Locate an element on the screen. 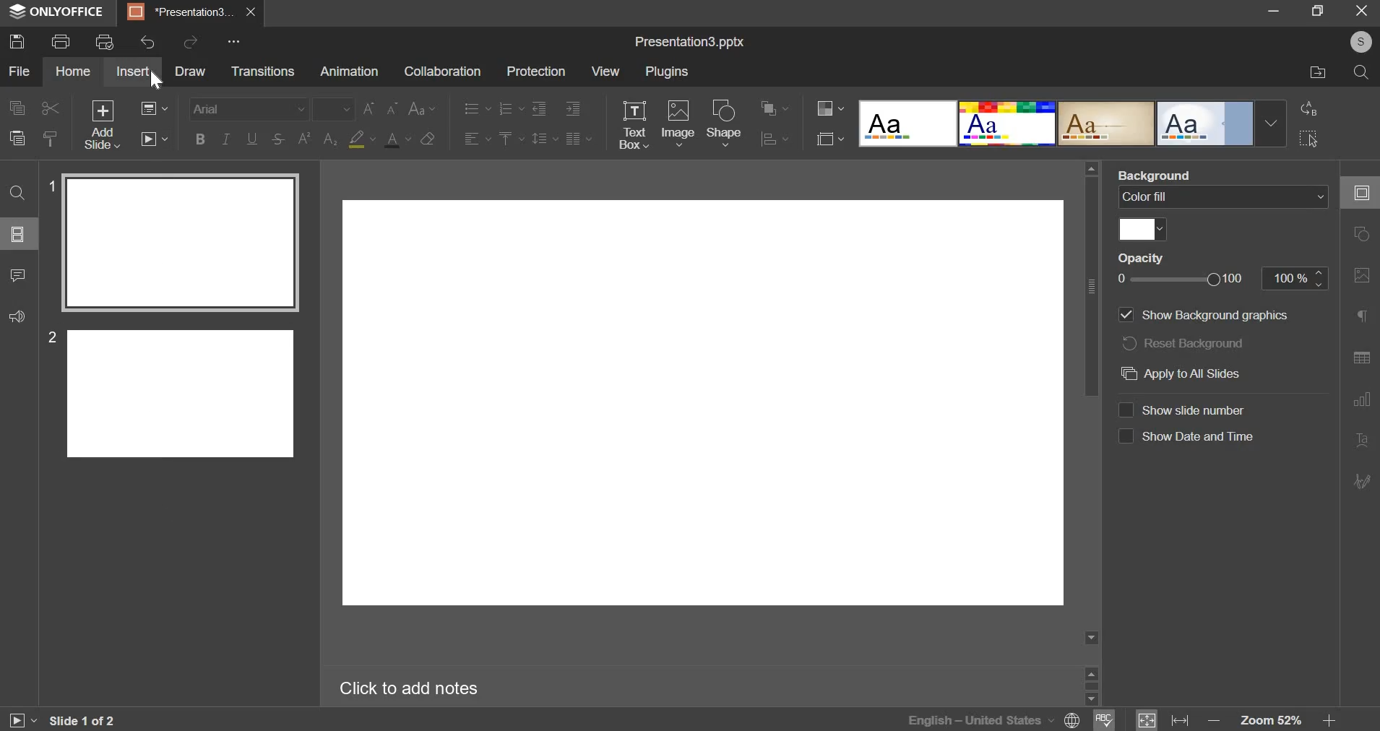 The width and height of the screenshot is (1380, 731). protection is located at coordinates (535, 71).